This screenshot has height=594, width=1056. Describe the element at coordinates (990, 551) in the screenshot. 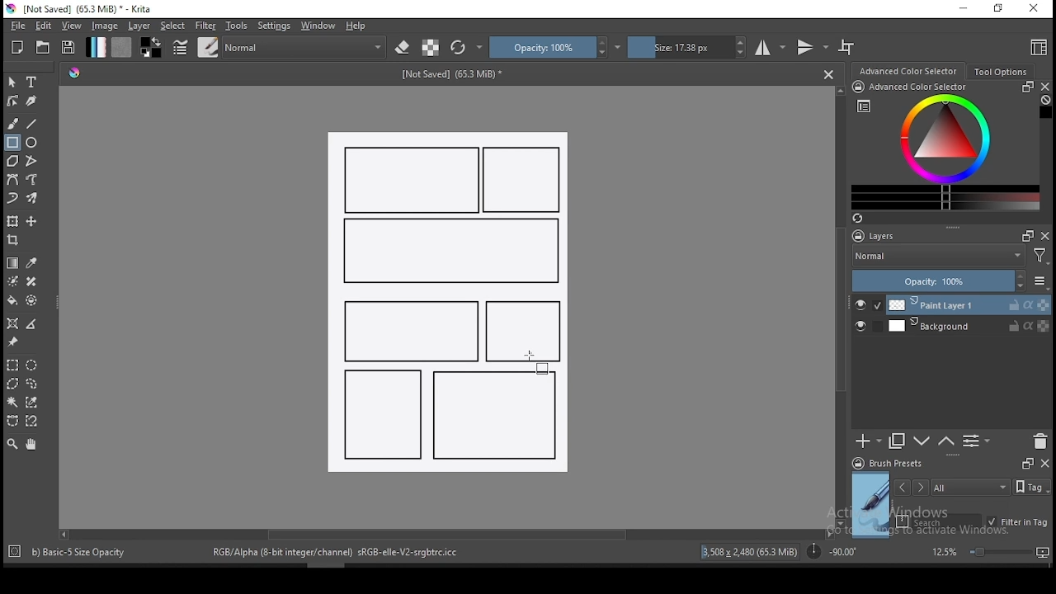

I see `zoom level` at that location.